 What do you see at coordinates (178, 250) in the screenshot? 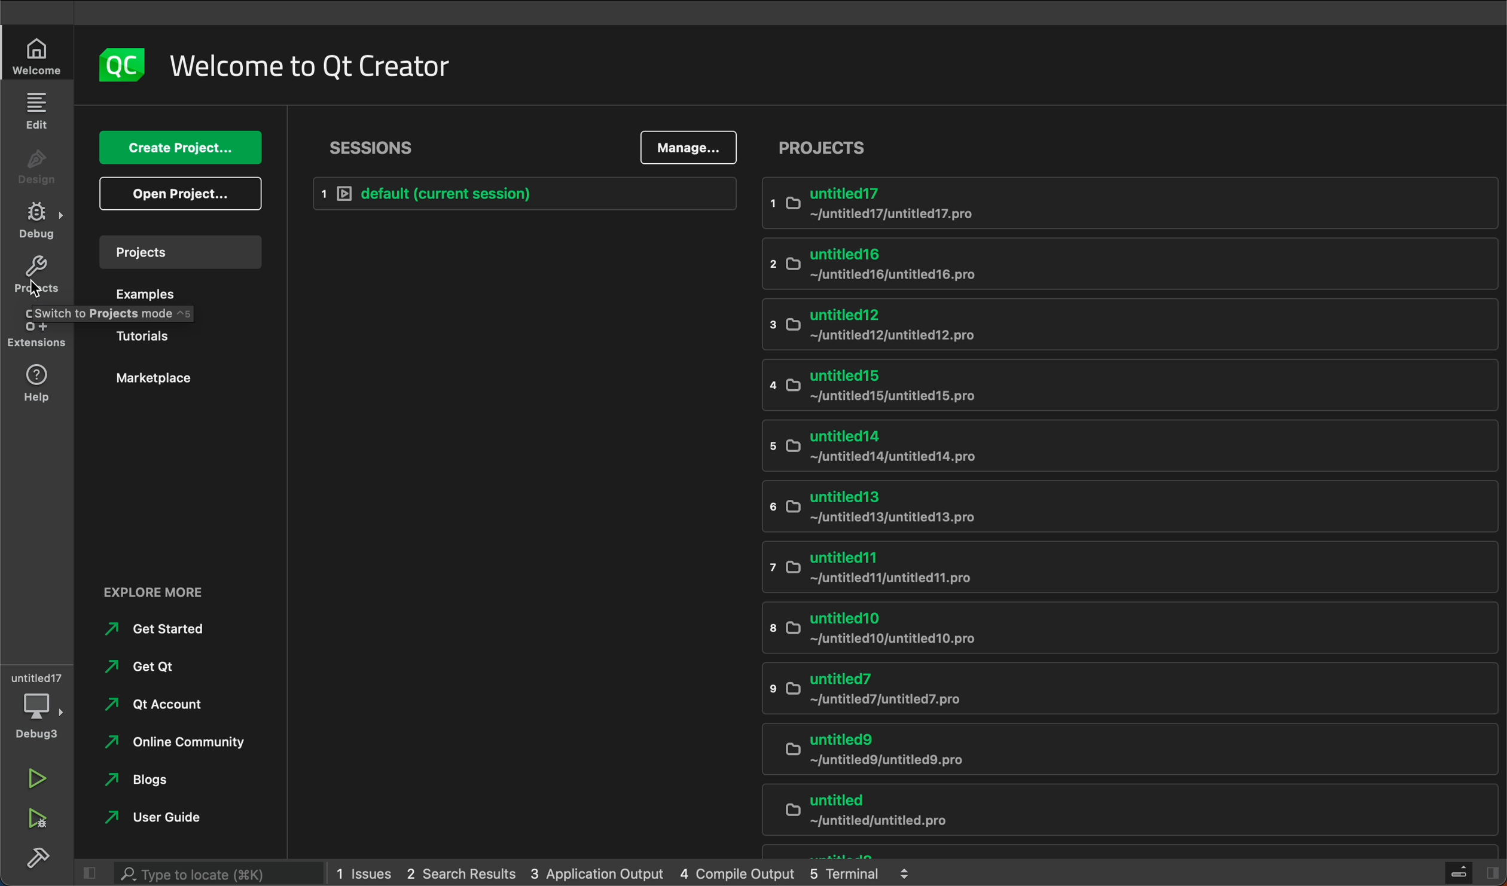
I see `projects` at bounding box center [178, 250].